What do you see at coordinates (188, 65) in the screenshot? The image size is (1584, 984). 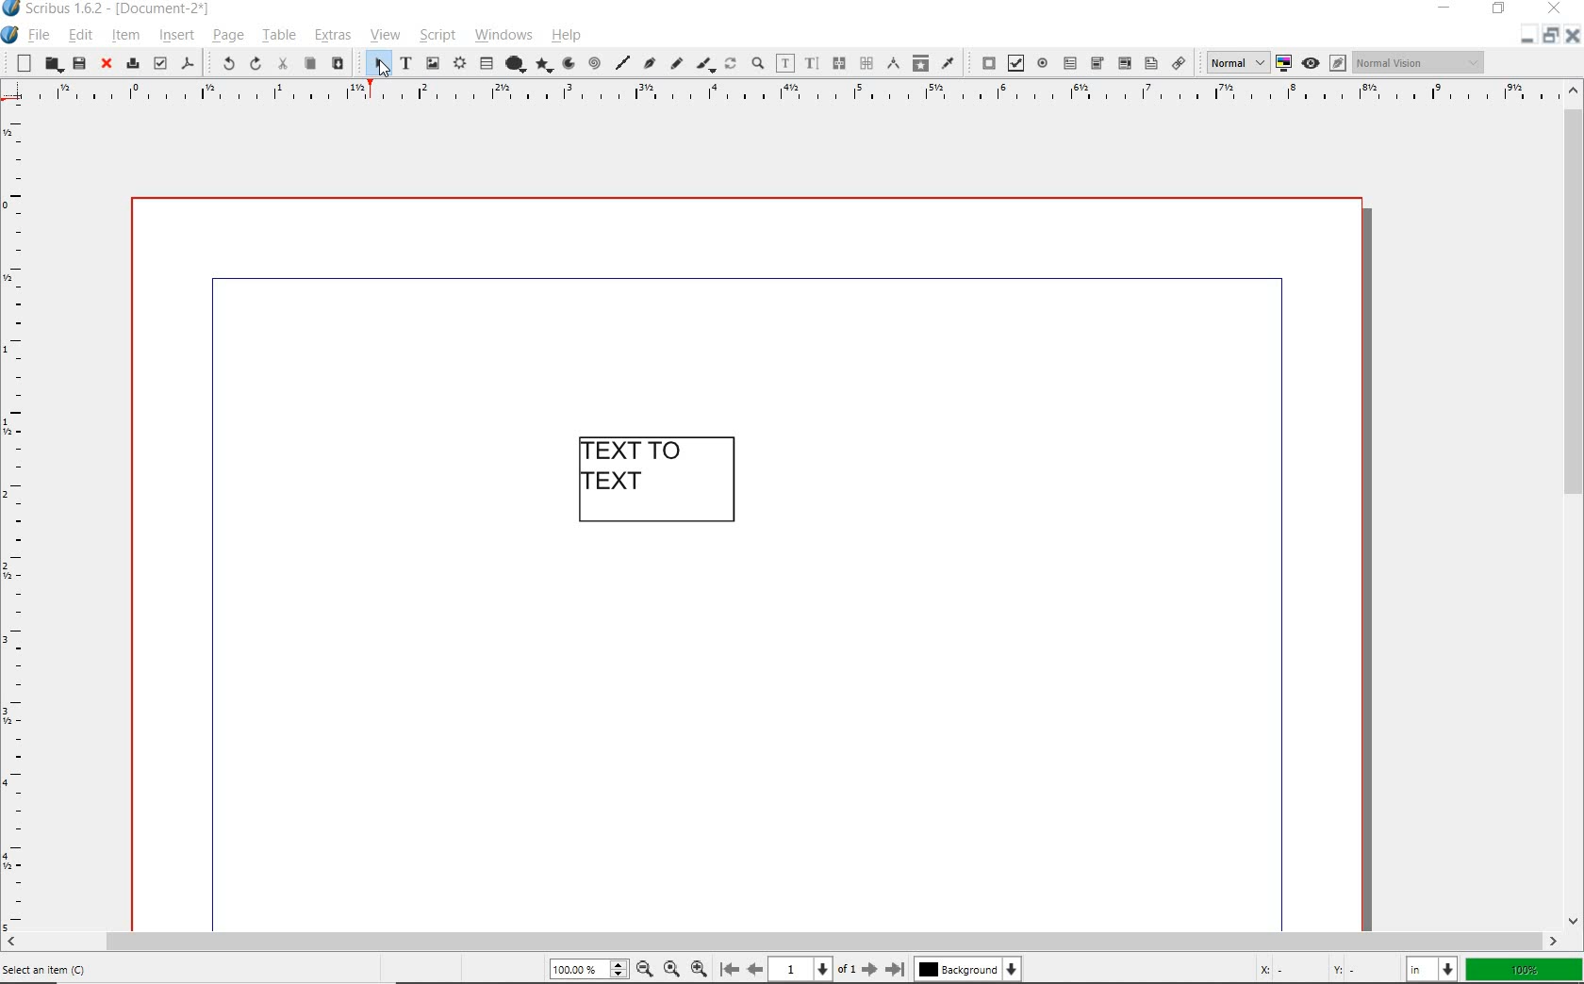 I see `save as pdf` at bounding box center [188, 65].